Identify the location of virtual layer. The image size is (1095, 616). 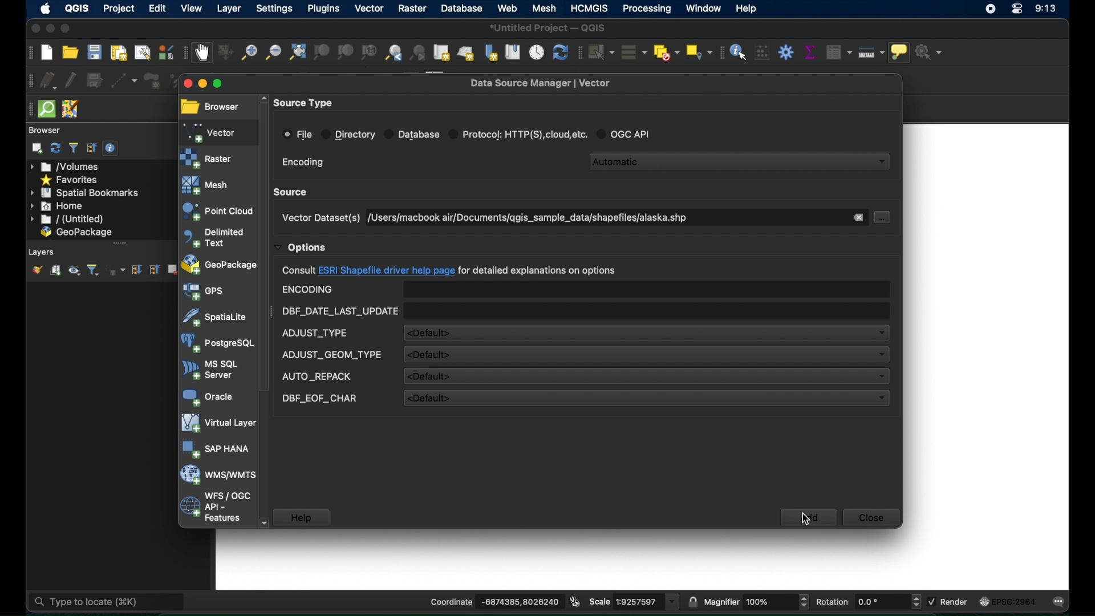
(217, 424).